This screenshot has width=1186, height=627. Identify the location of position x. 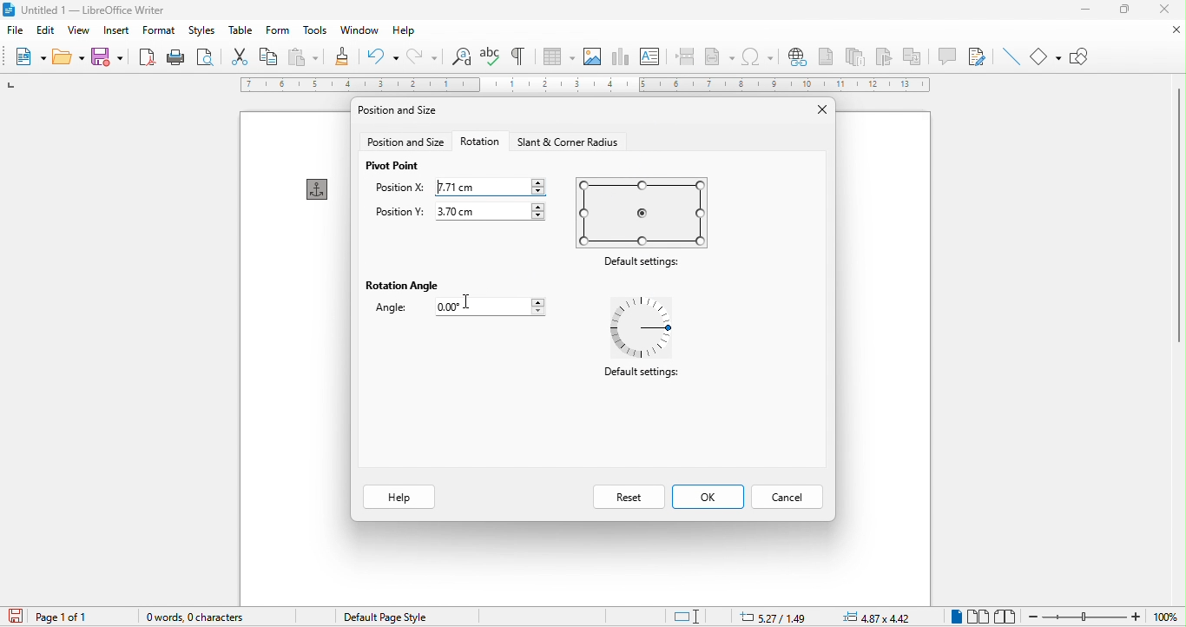
(394, 189).